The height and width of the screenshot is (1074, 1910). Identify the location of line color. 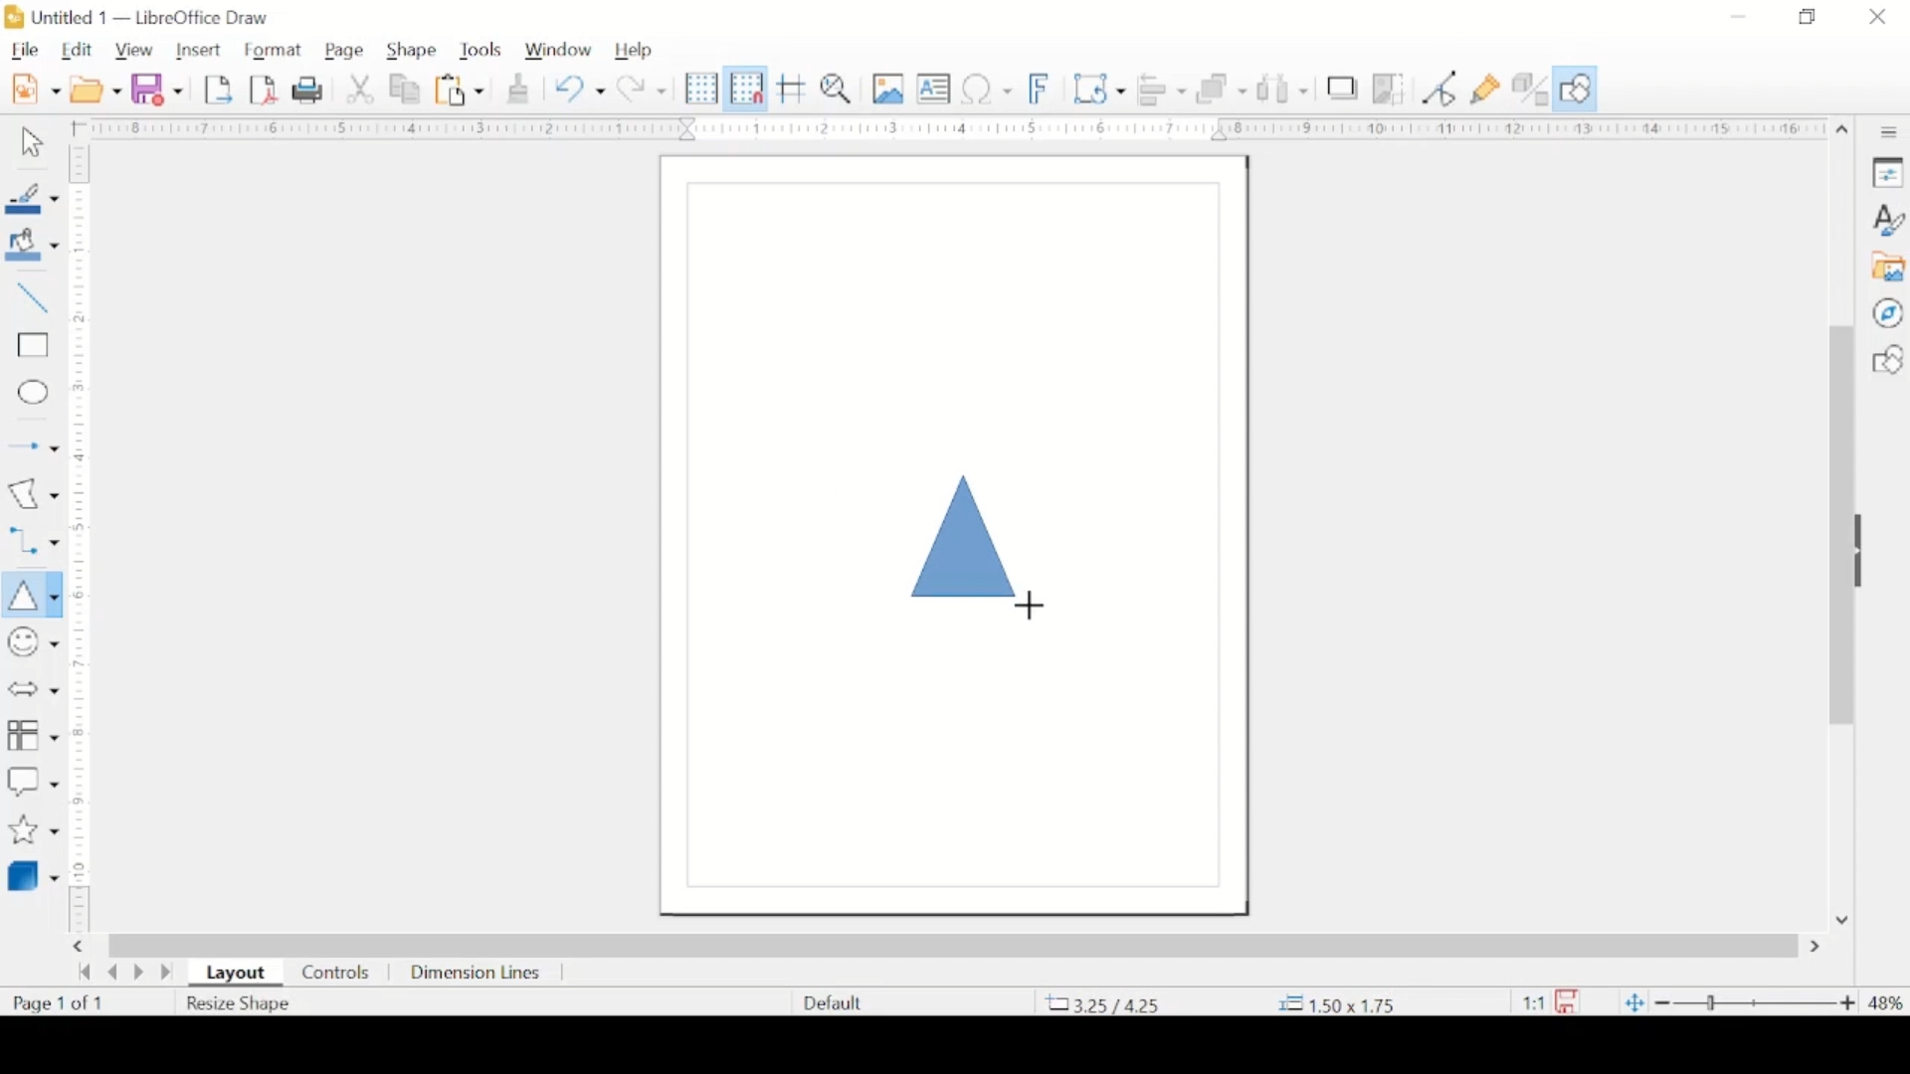
(31, 198).